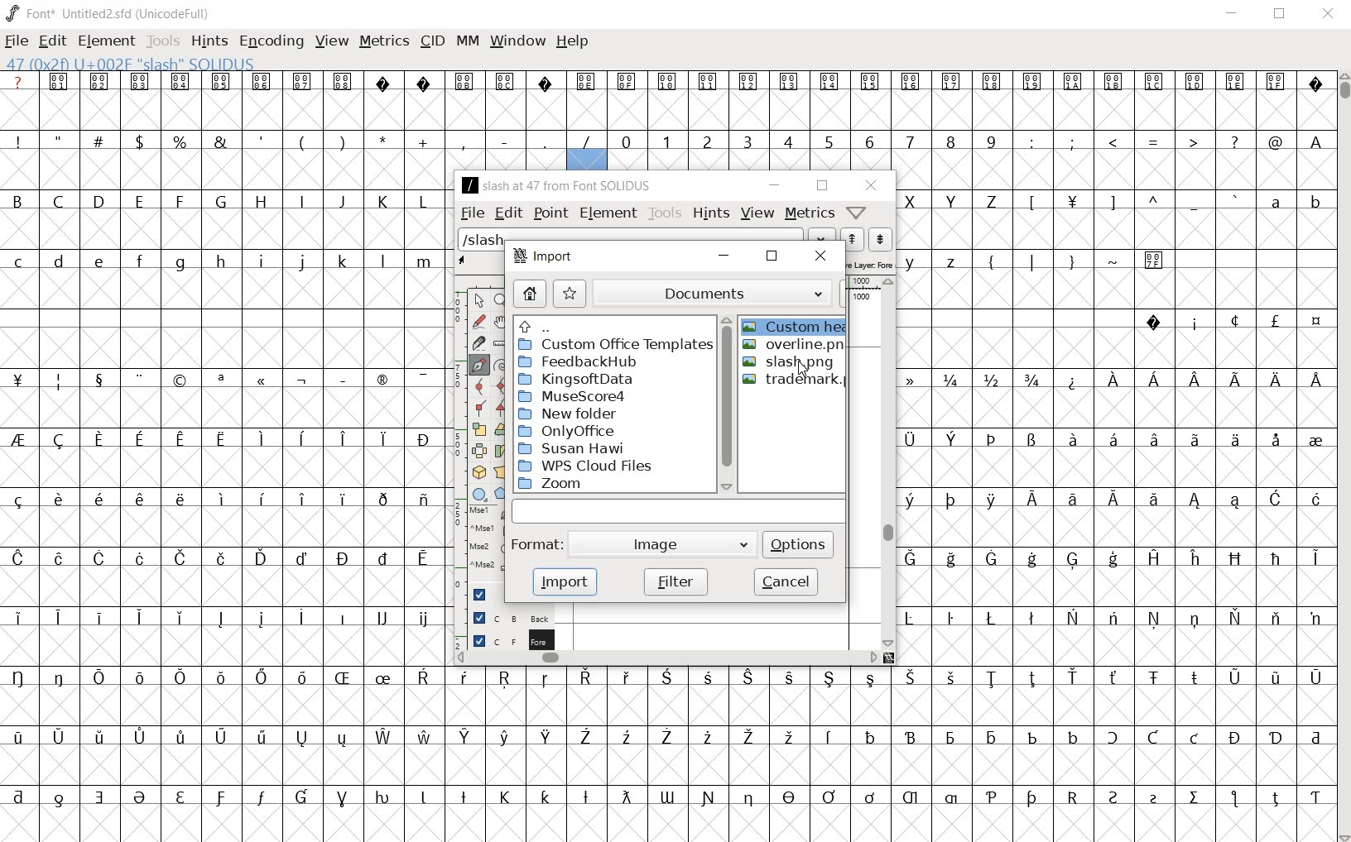  What do you see at coordinates (271, 42) in the screenshot?
I see `ENCODING` at bounding box center [271, 42].